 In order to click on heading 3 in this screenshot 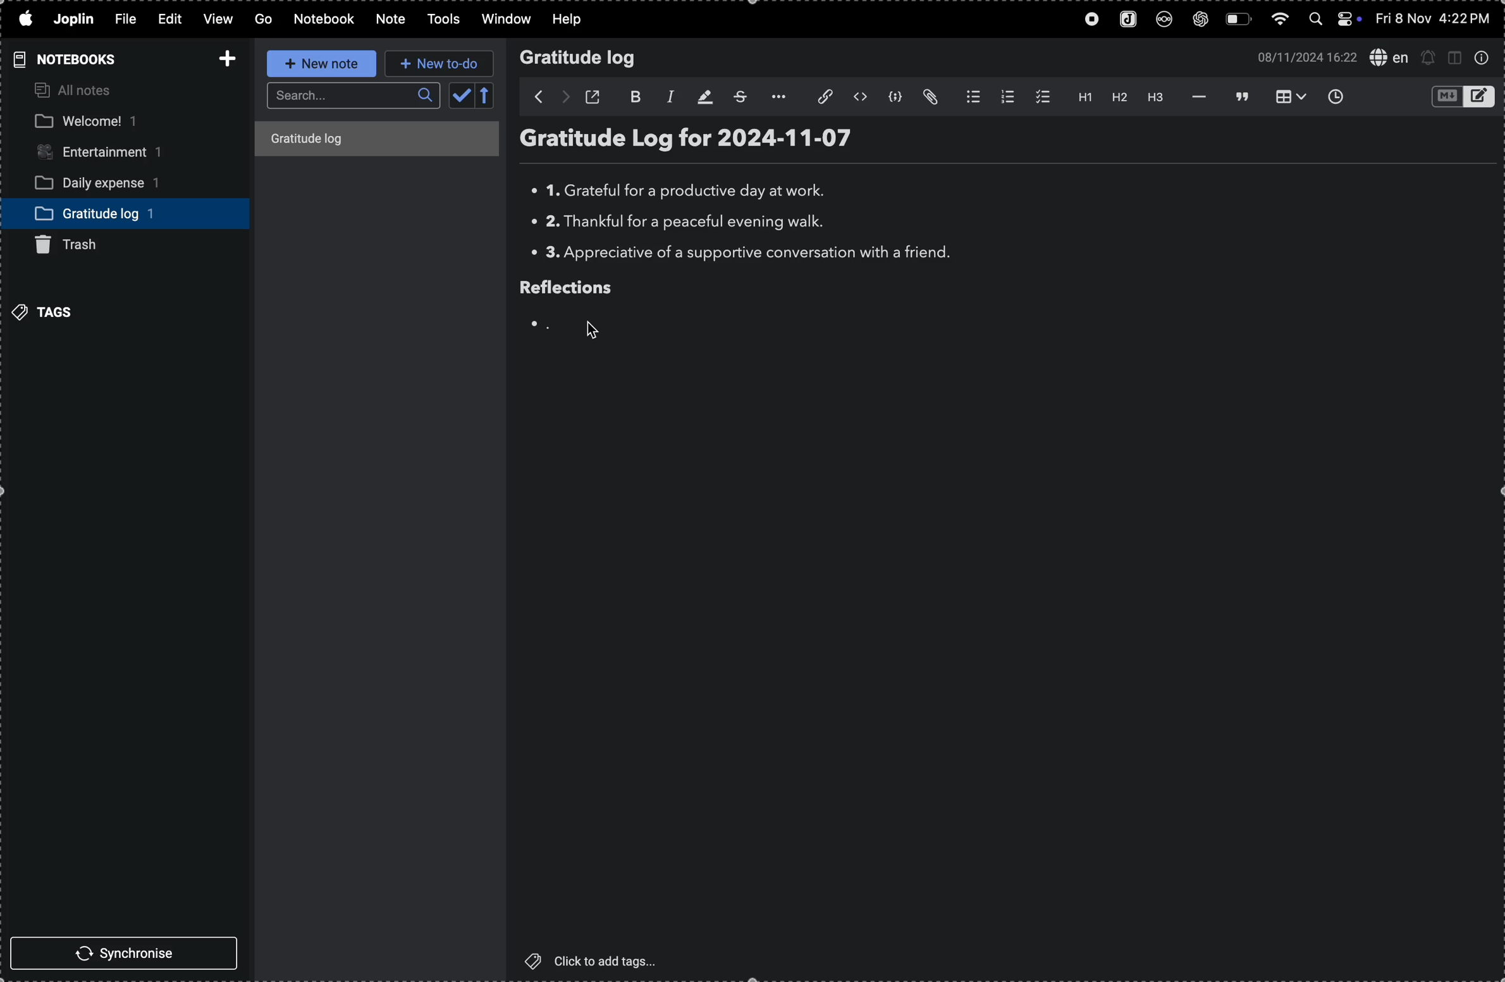, I will do `click(1153, 99)`.